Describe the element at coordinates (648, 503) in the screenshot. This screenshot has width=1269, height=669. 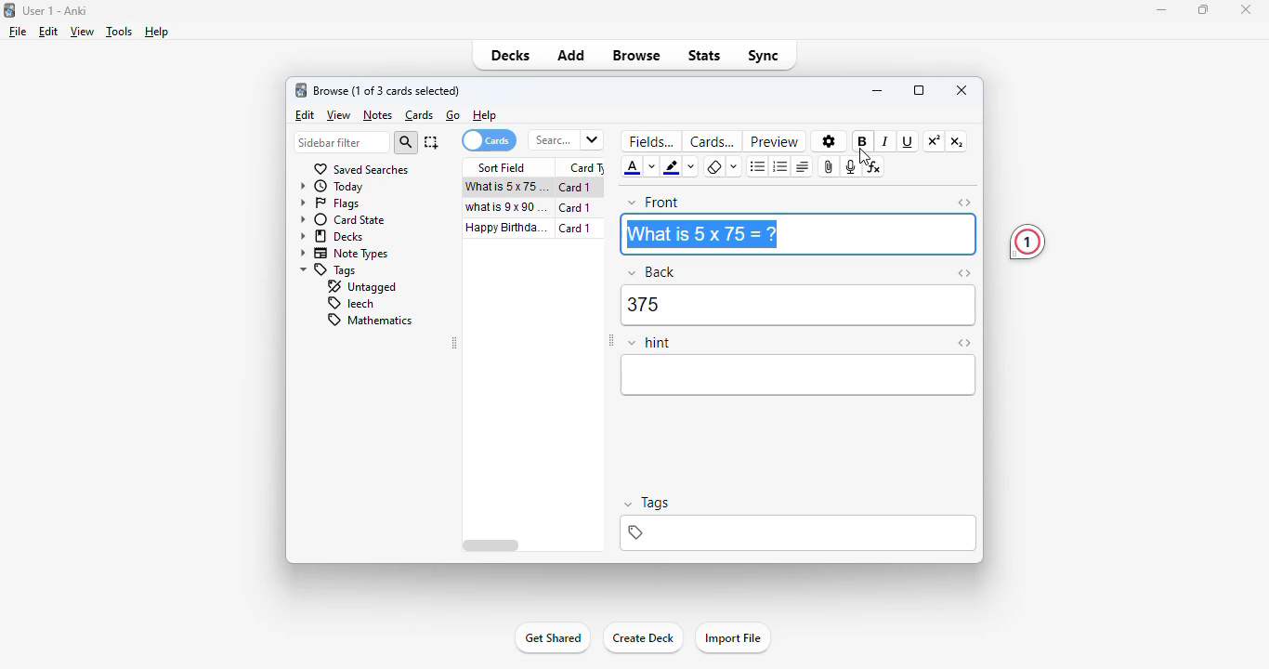
I see `tags` at that location.